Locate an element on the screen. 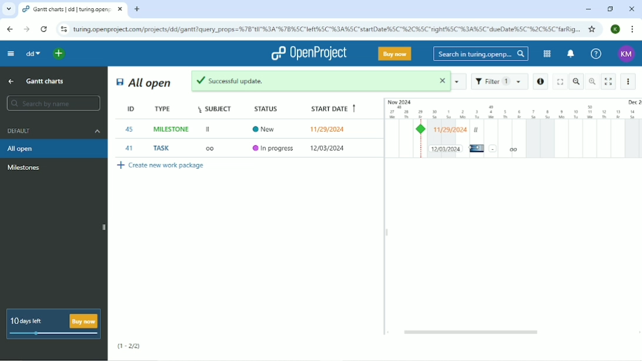 This screenshot has width=642, height=361. Open quick add menu is located at coordinates (61, 54).